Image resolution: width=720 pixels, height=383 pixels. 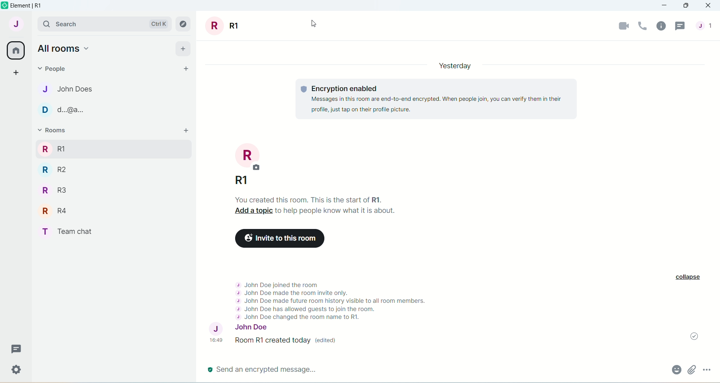 What do you see at coordinates (219, 26) in the screenshot?
I see `R1` at bounding box center [219, 26].